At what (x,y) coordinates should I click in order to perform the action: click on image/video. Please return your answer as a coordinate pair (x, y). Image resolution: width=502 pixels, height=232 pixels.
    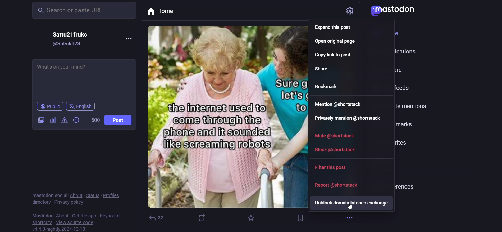
    Looking at the image, I should click on (39, 119).